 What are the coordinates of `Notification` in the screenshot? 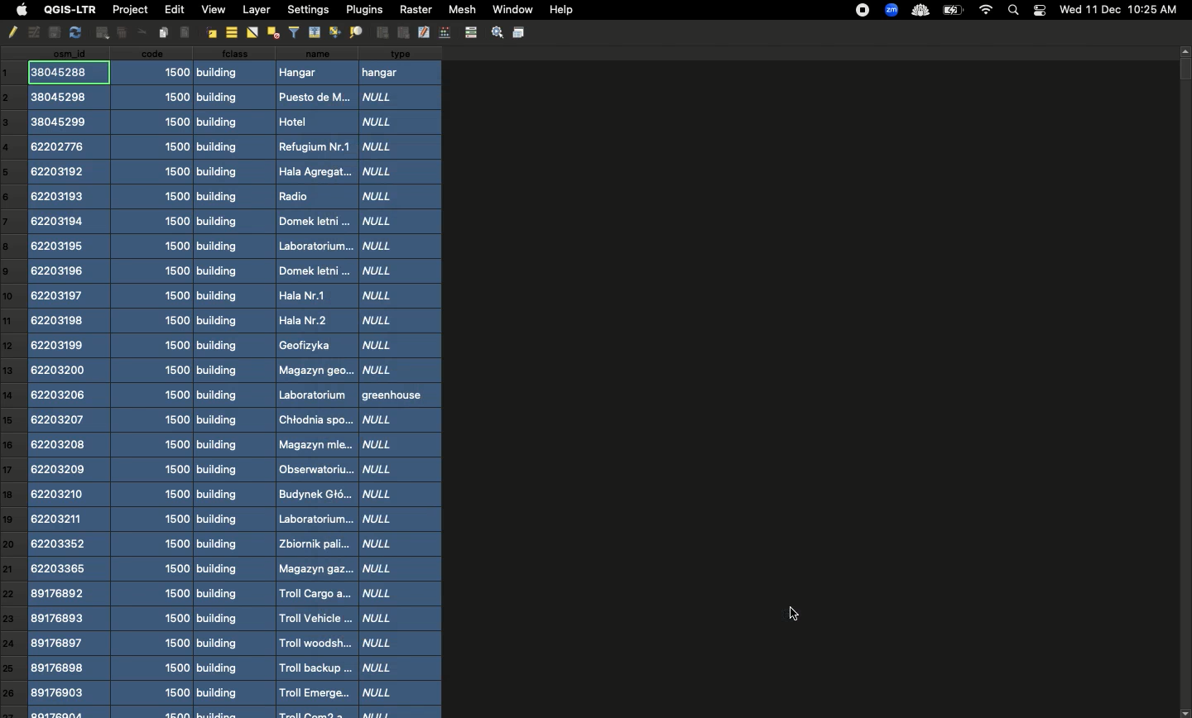 It's located at (1039, 9).